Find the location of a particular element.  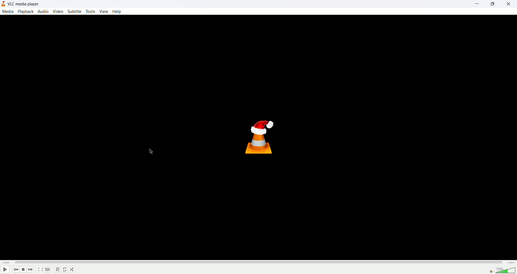

audio is located at coordinates (43, 12).